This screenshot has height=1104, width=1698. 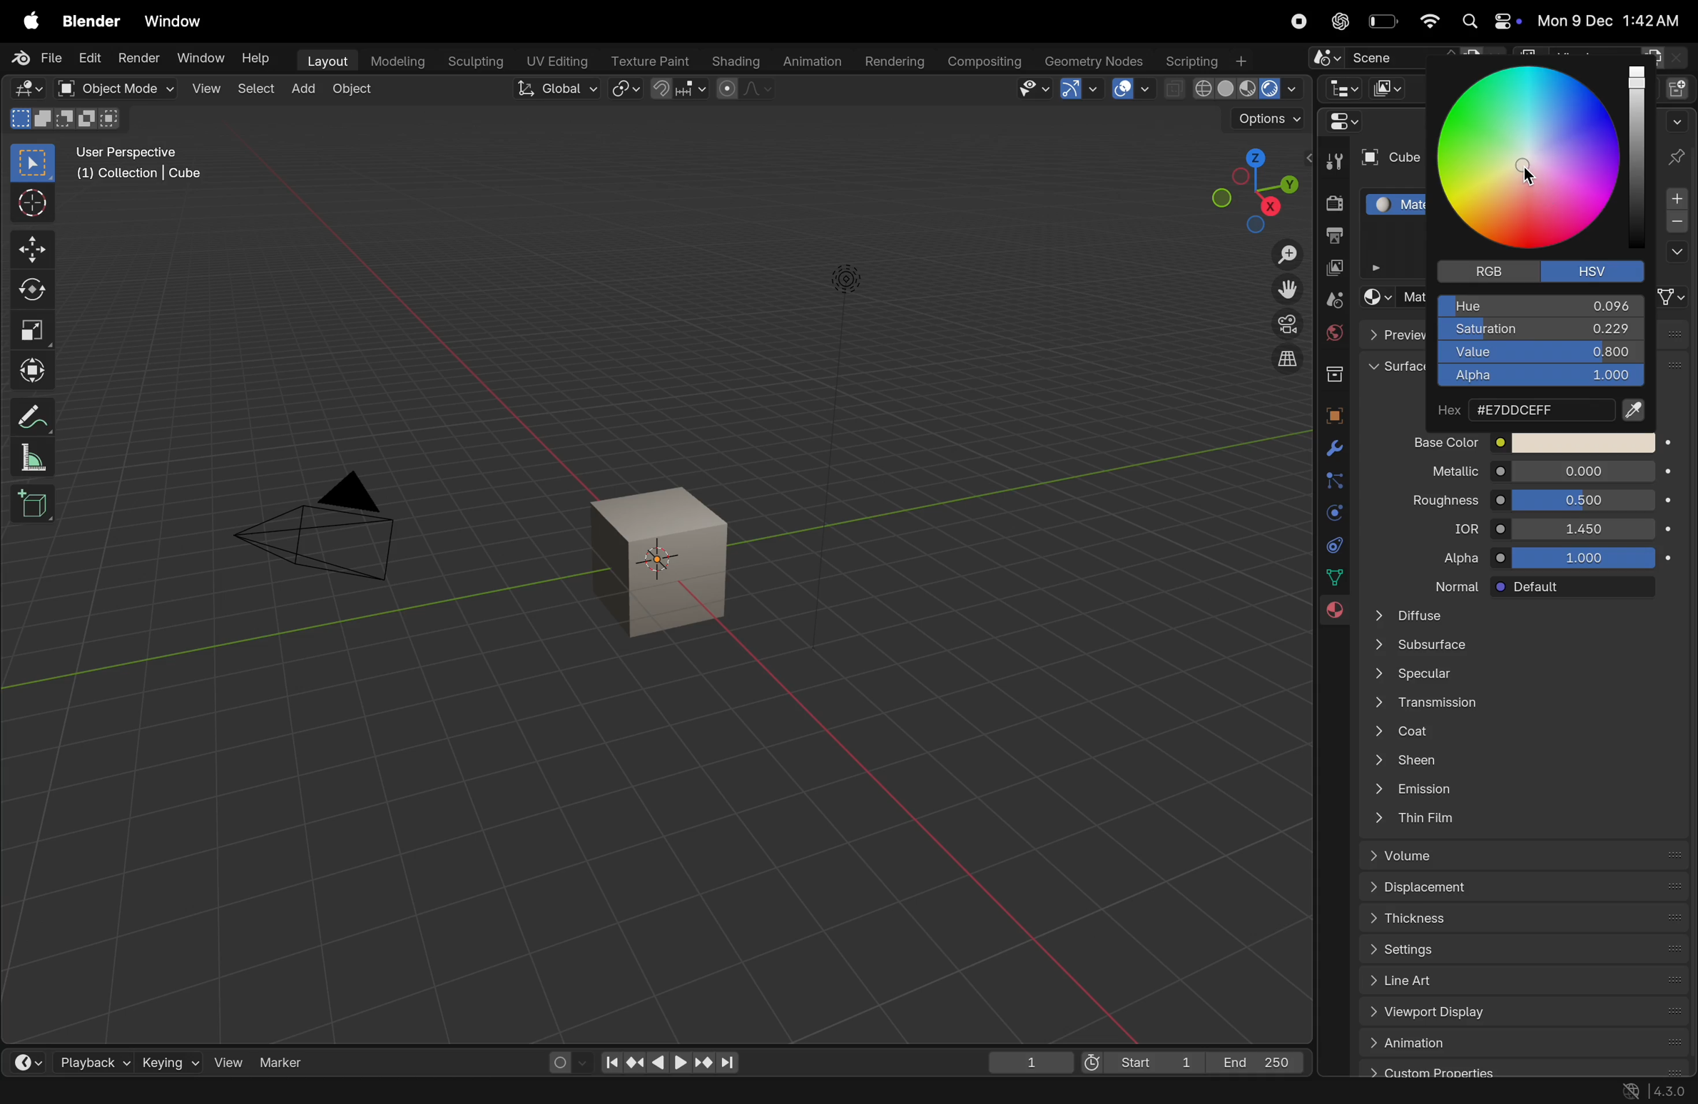 What do you see at coordinates (1284, 324) in the screenshot?
I see `toggle camera` at bounding box center [1284, 324].